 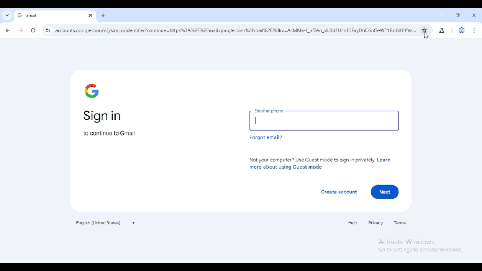 I want to click on click to go forward, so click(x=20, y=31).